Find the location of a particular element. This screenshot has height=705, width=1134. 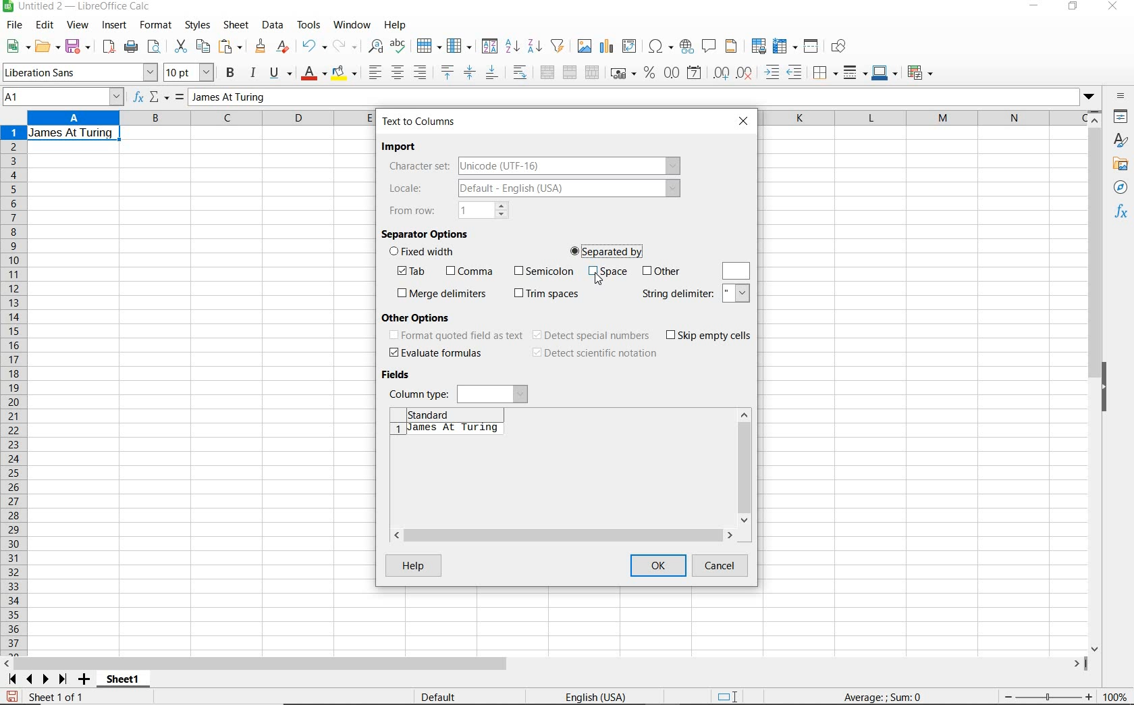

spelling is located at coordinates (398, 47).